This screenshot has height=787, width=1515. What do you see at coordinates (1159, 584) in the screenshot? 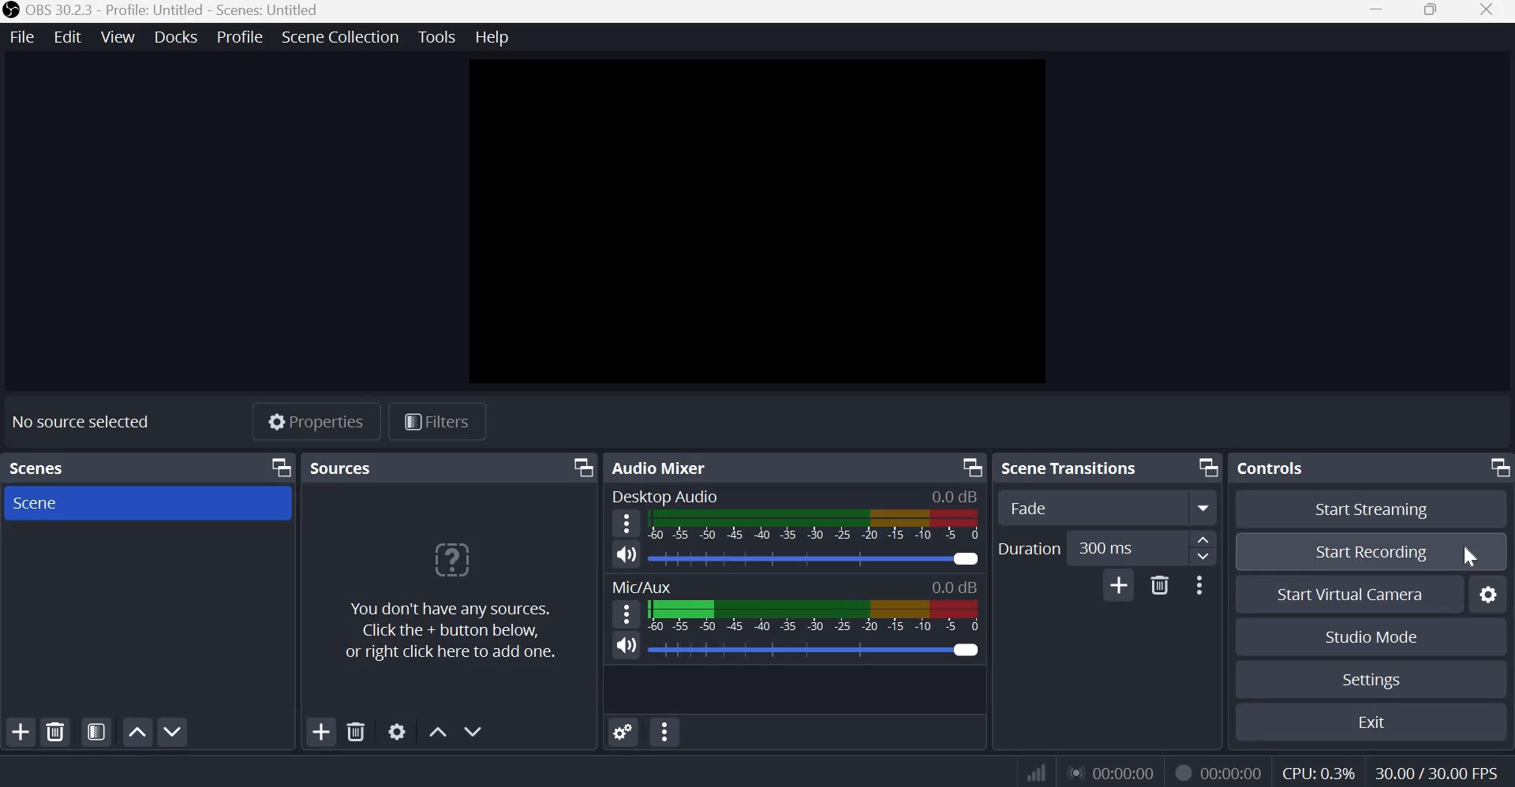
I see `Delete Transition` at bounding box center [1159, 584].